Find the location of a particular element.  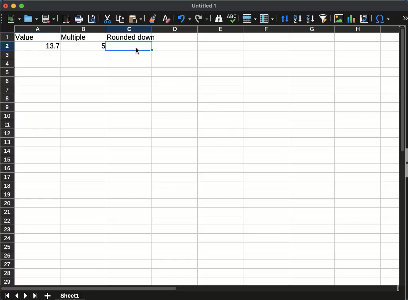

cut is located at coordinates (108, 19).